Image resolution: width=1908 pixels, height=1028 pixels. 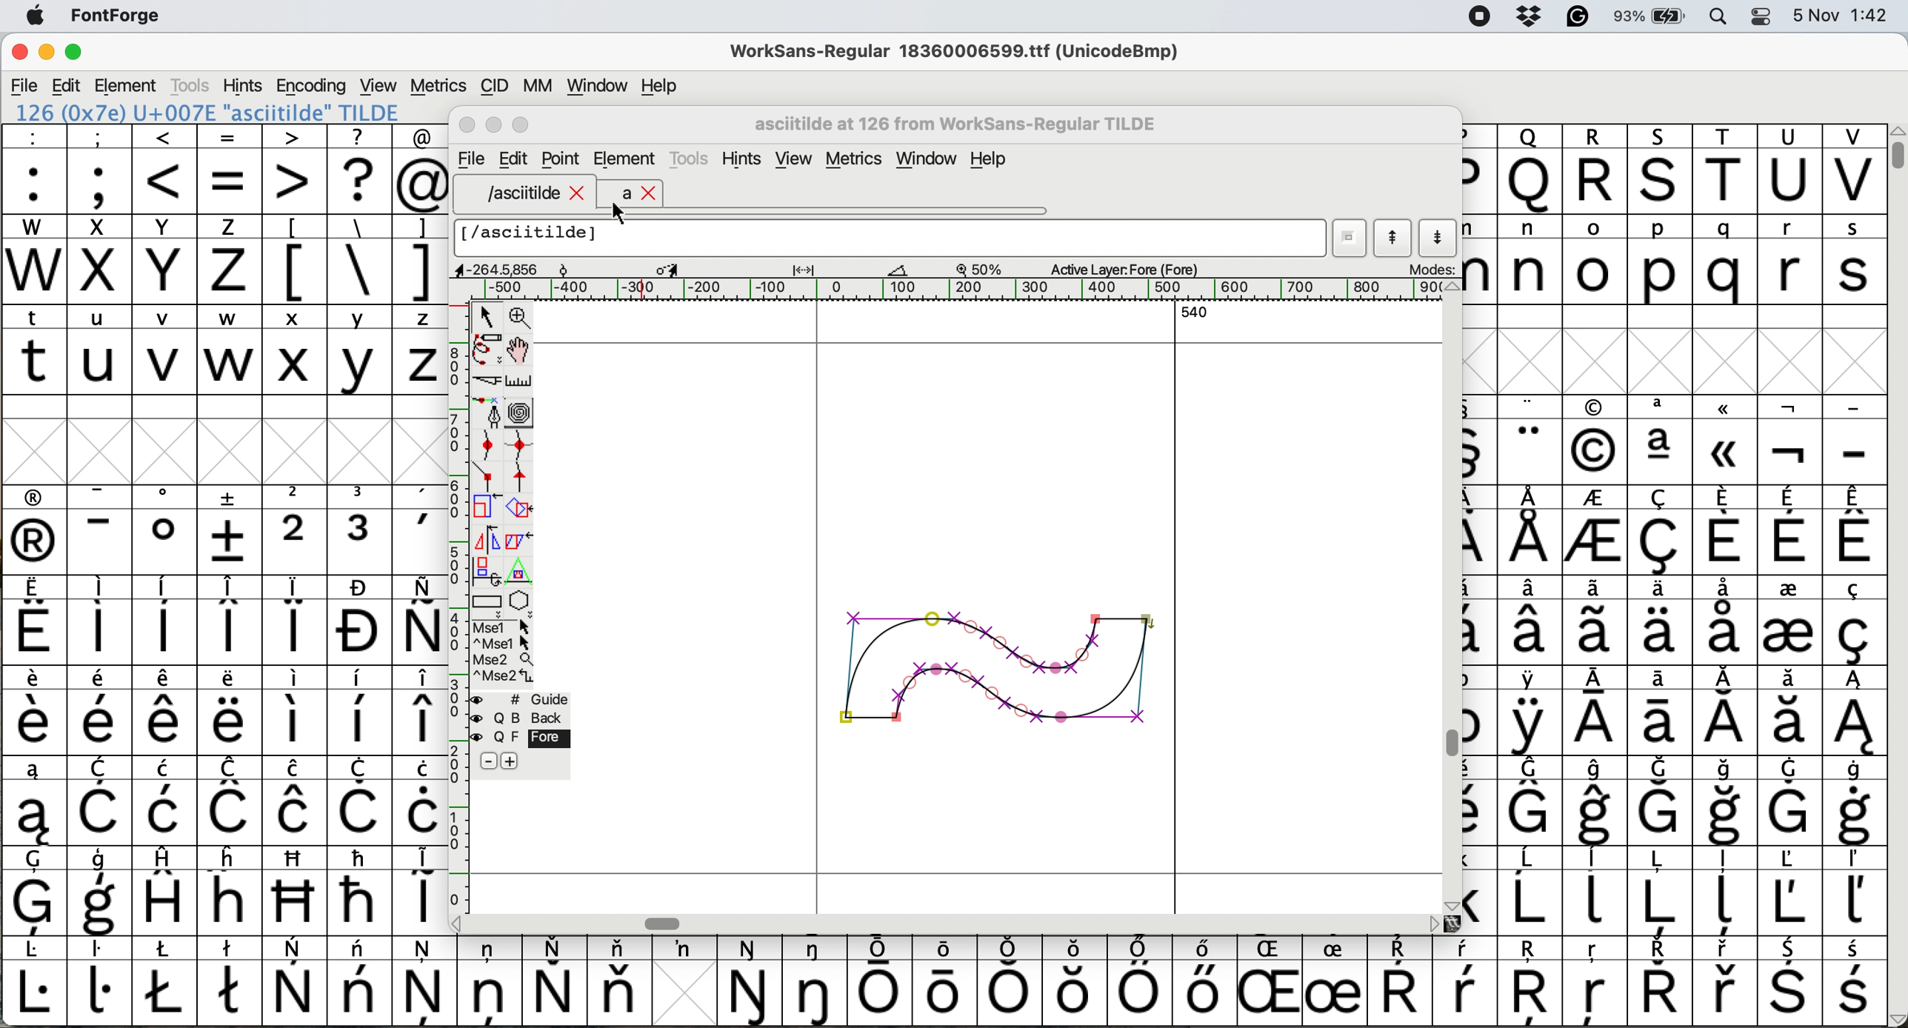 I want to click on fore, so click(x=521, y=738).